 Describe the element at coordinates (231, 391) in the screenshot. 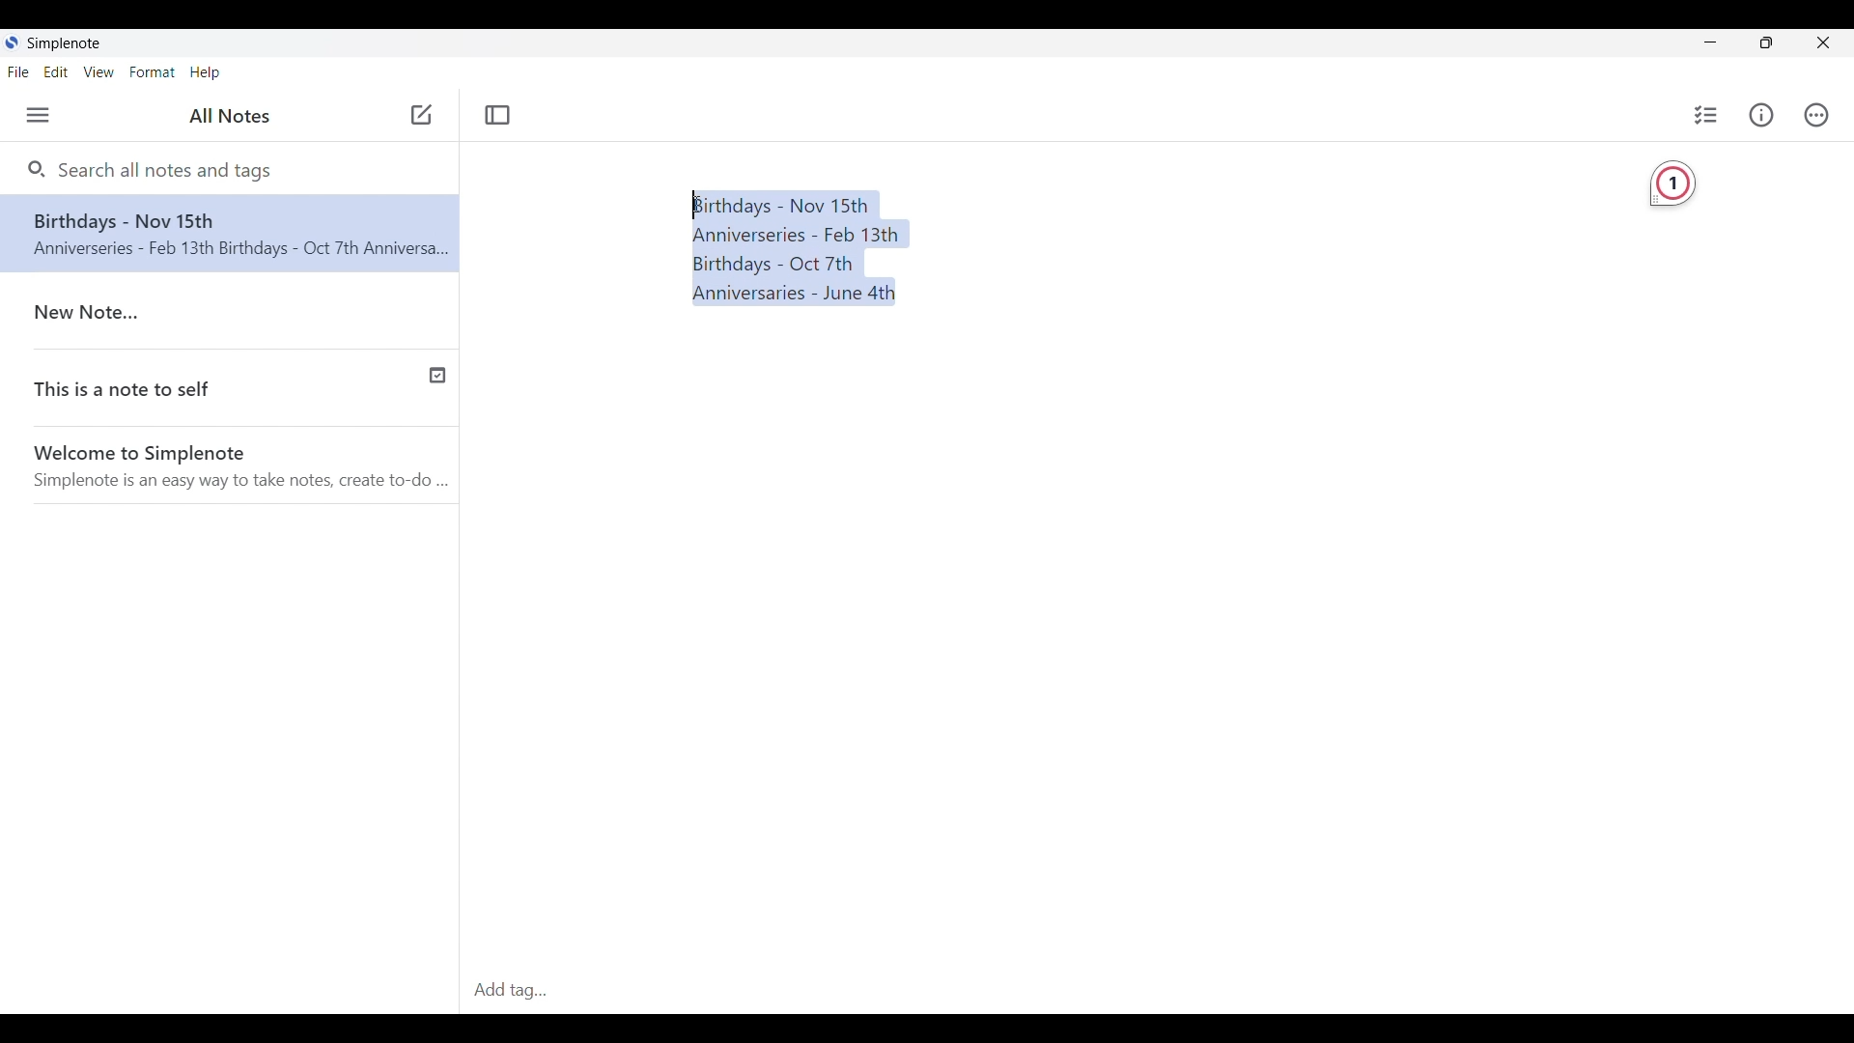

I see `This is a note to self(Published note indicated with a check icon)` at that location.